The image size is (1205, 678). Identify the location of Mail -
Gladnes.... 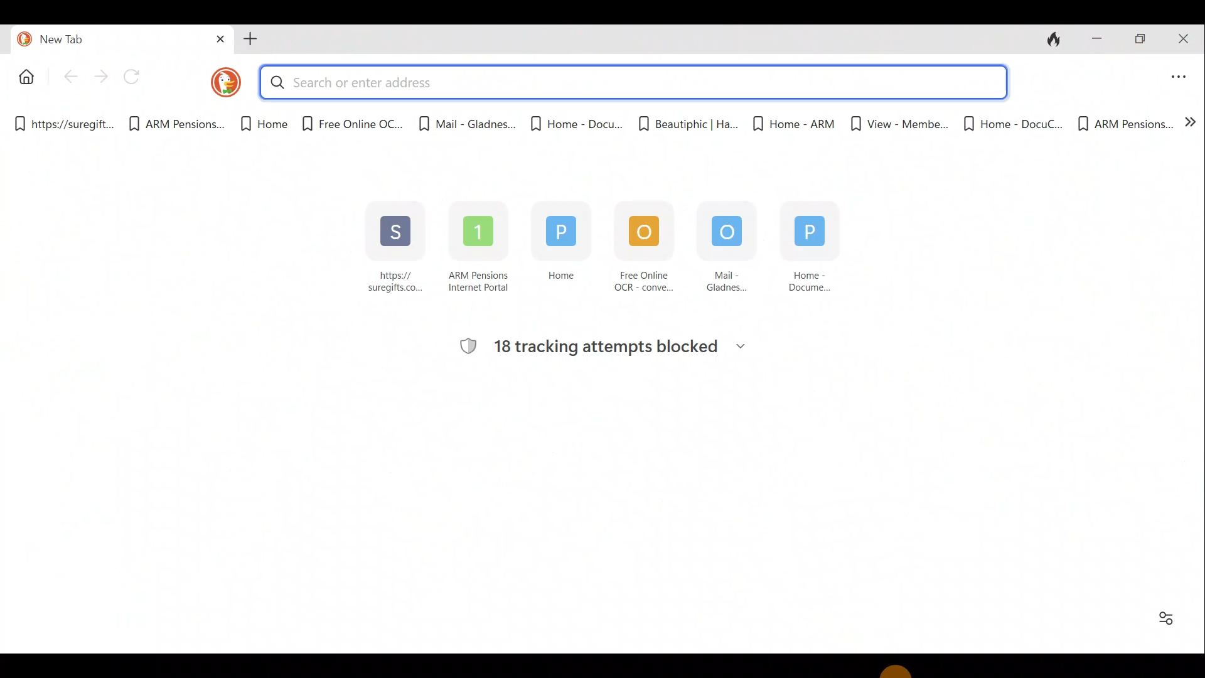
(719, 252).